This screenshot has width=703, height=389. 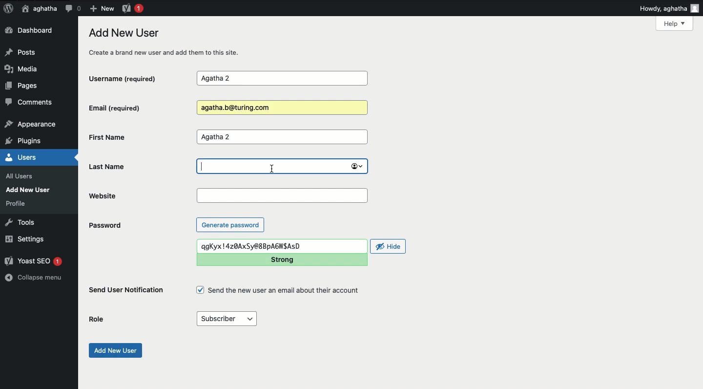 I want to click on Username (required), so click(x=133, y=78).